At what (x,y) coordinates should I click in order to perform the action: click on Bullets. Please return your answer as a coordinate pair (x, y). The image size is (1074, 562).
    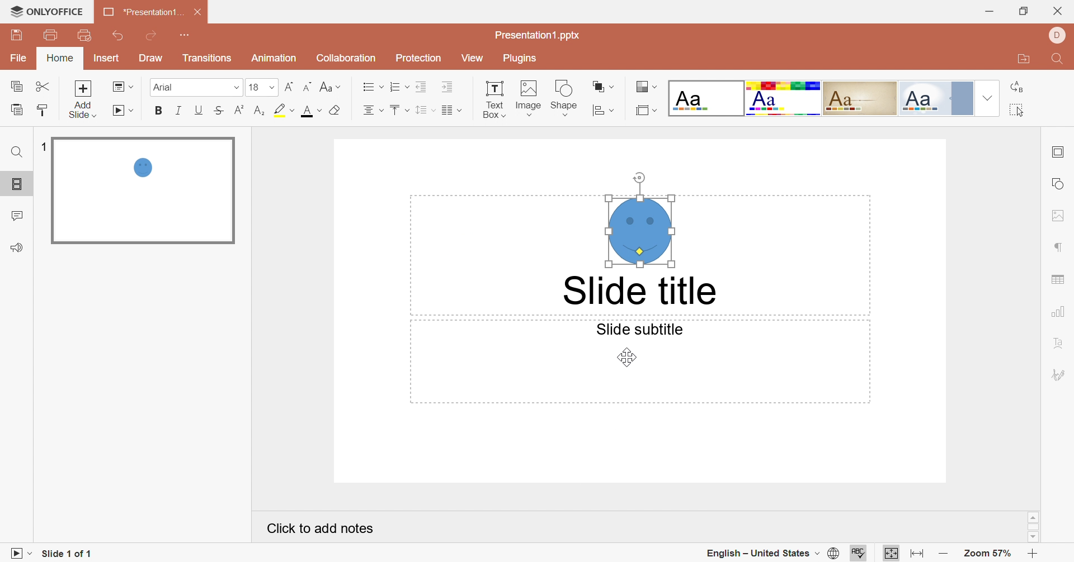
    Looking at the image, I should click on (370, 86).